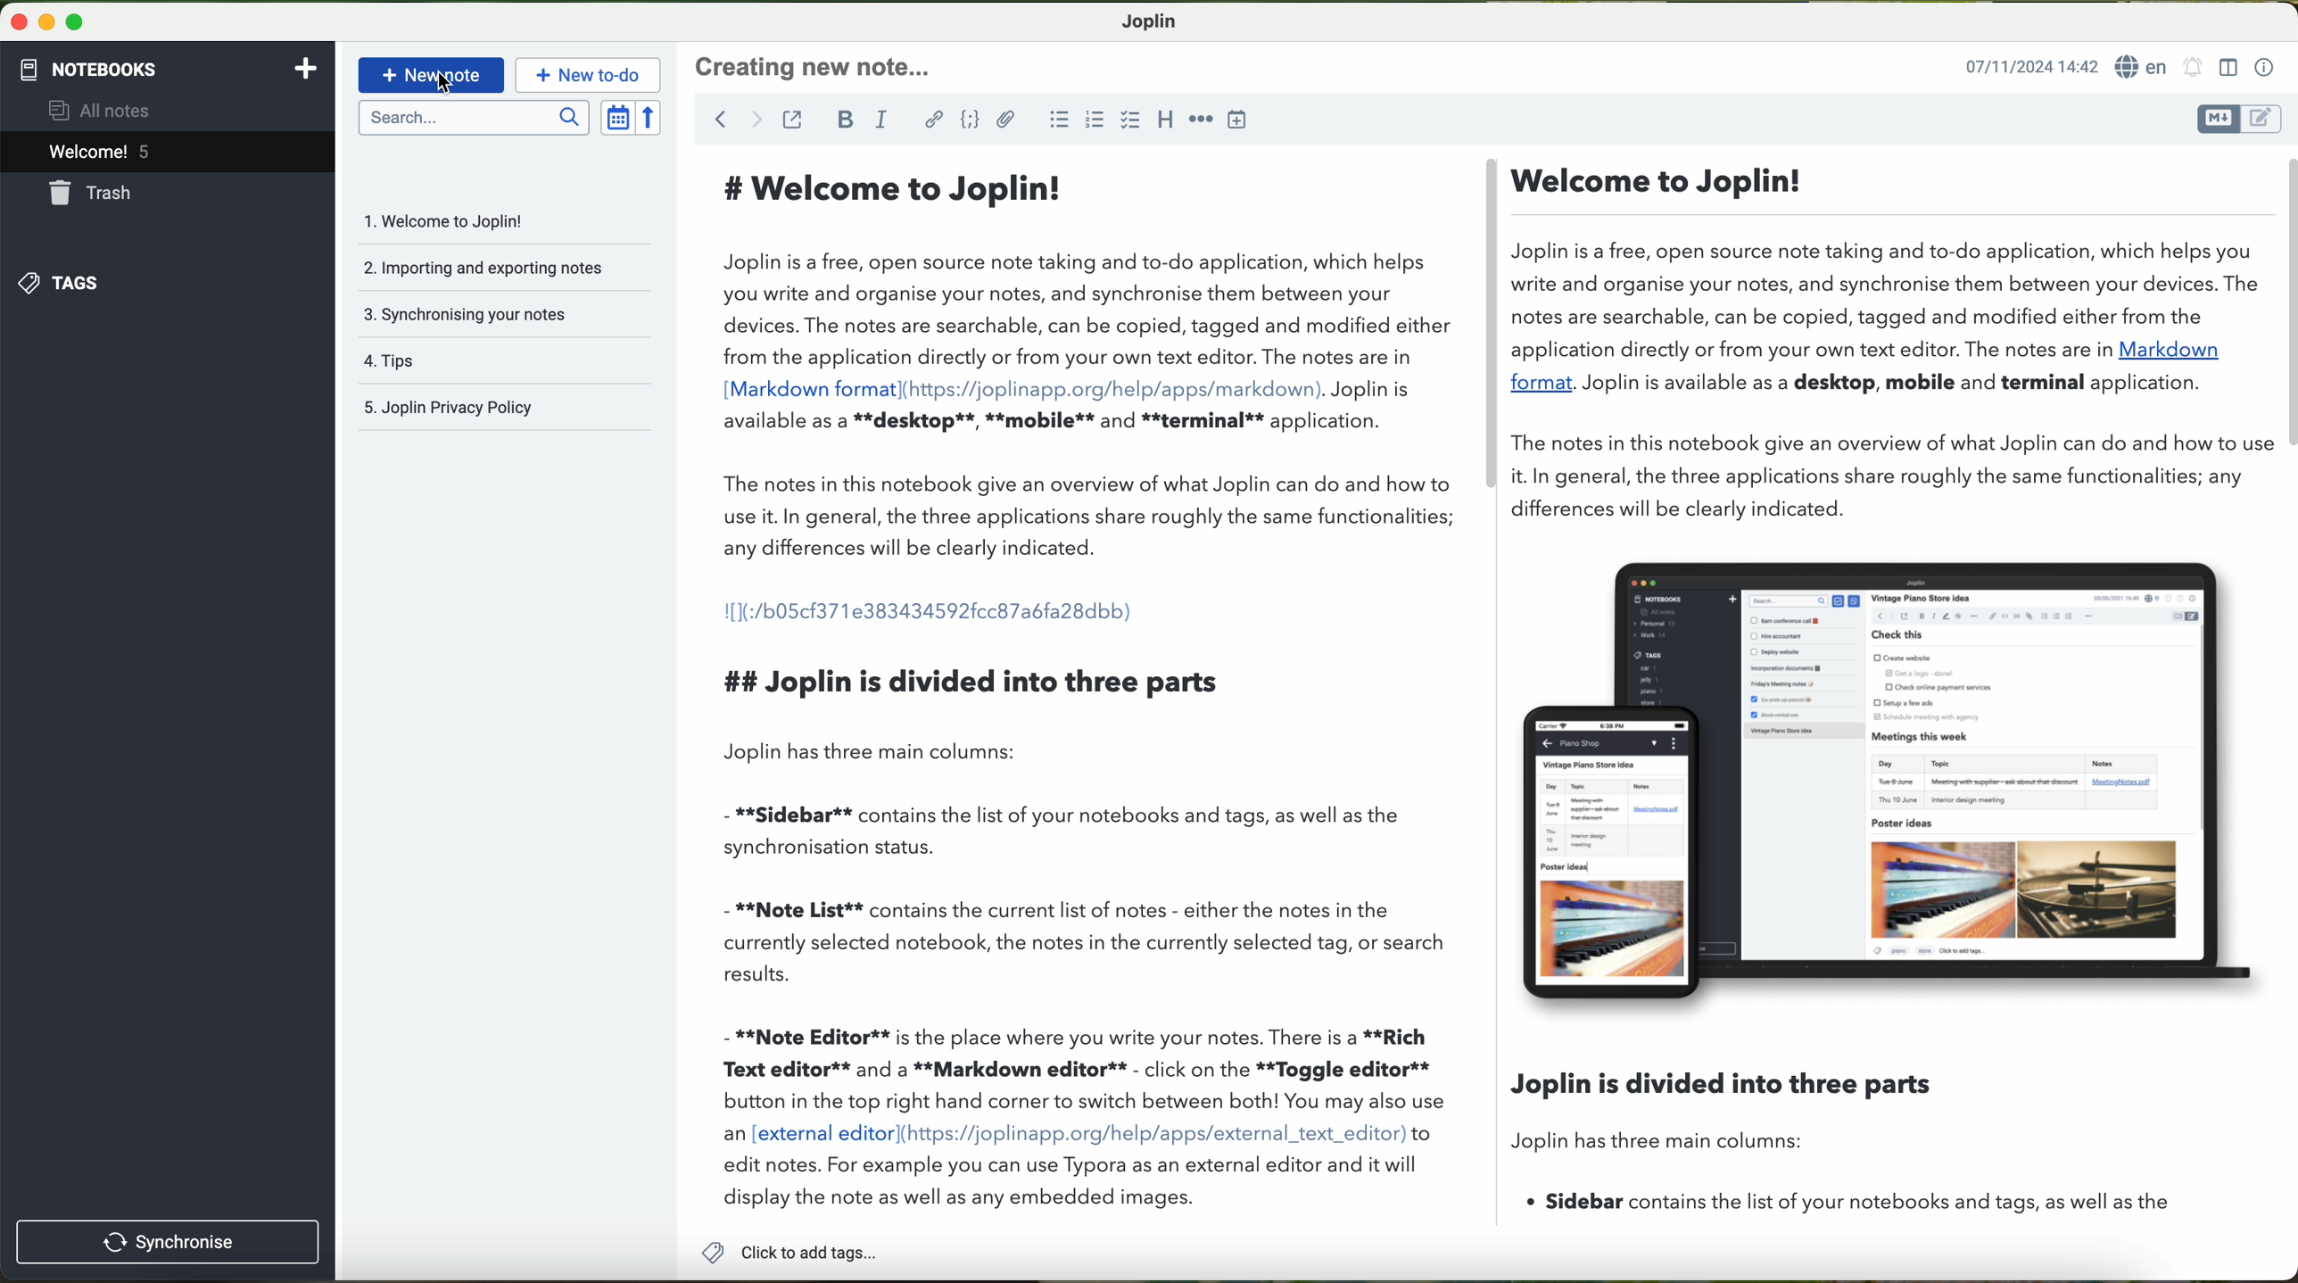 This screenshot has width=2298, height=1283. I want to click on maximize, so click(74, 28).